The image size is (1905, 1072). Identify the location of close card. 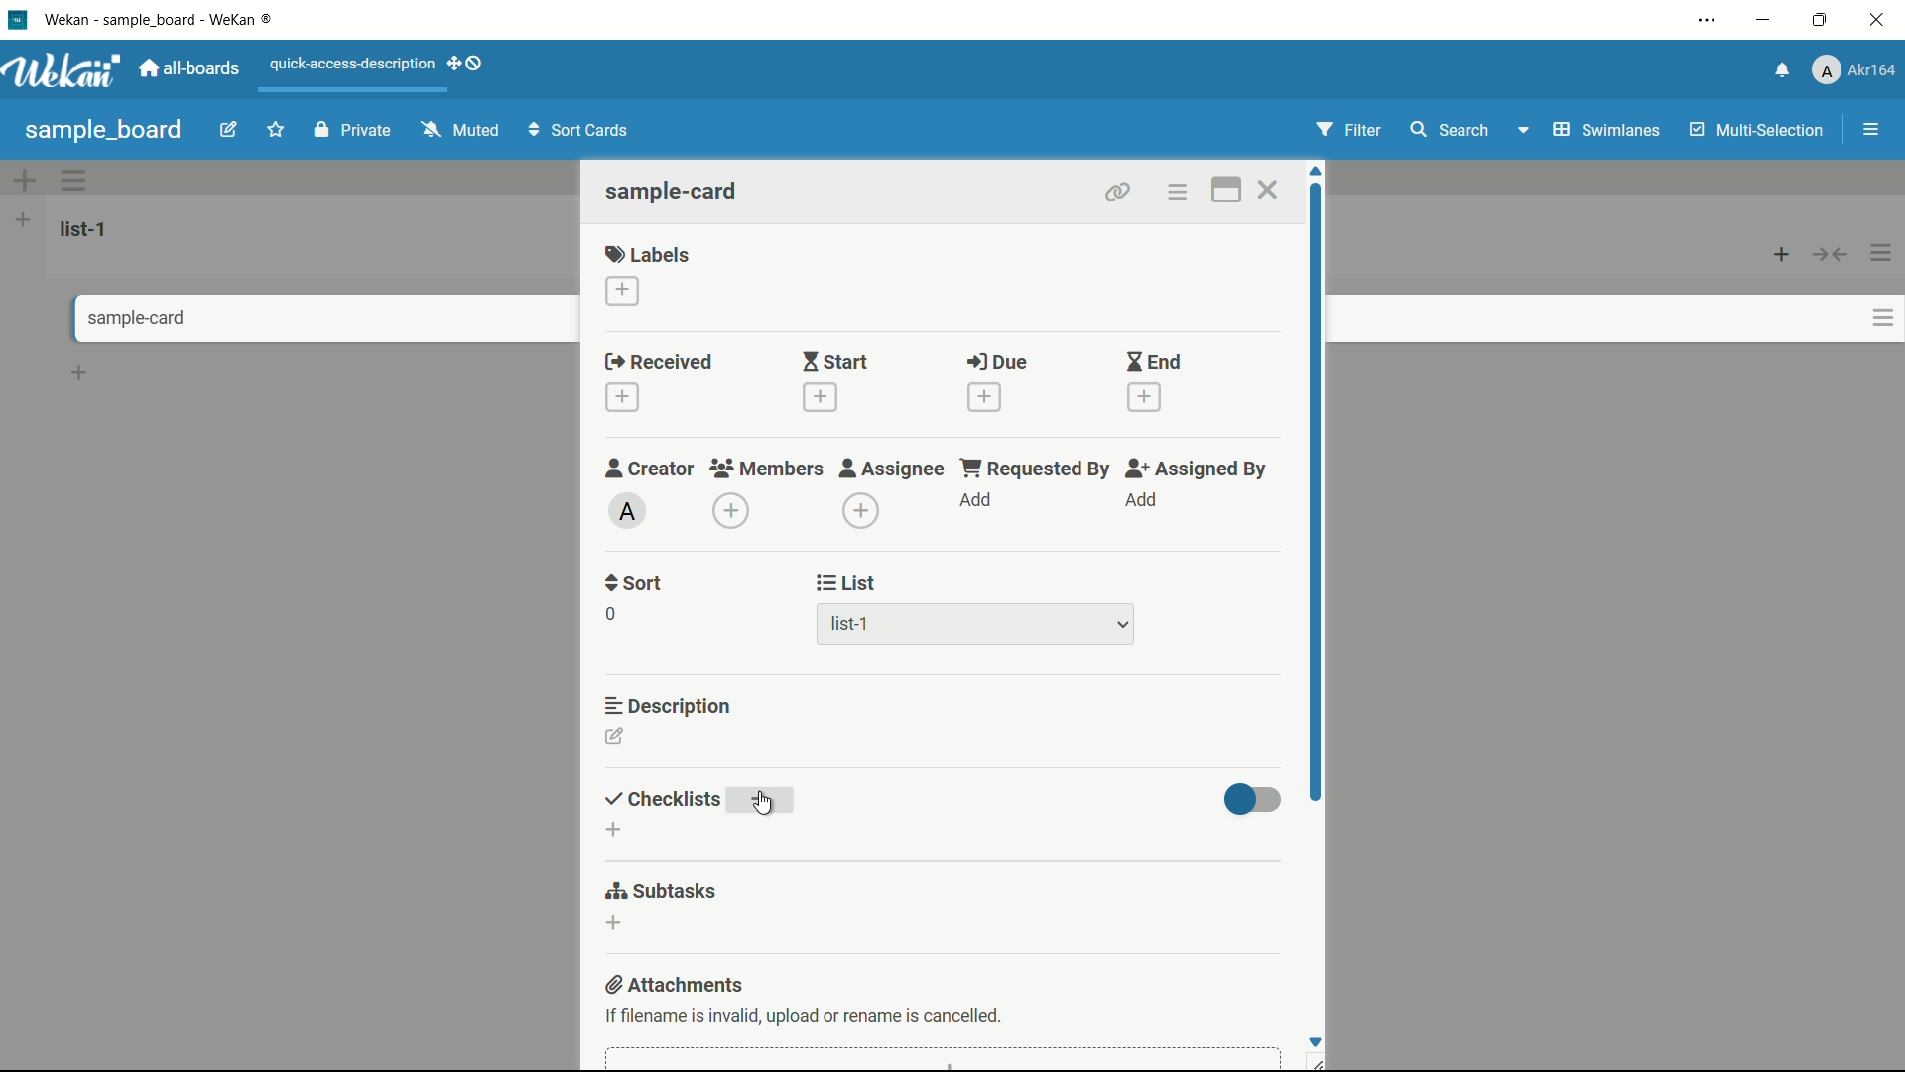
(1267, 193).